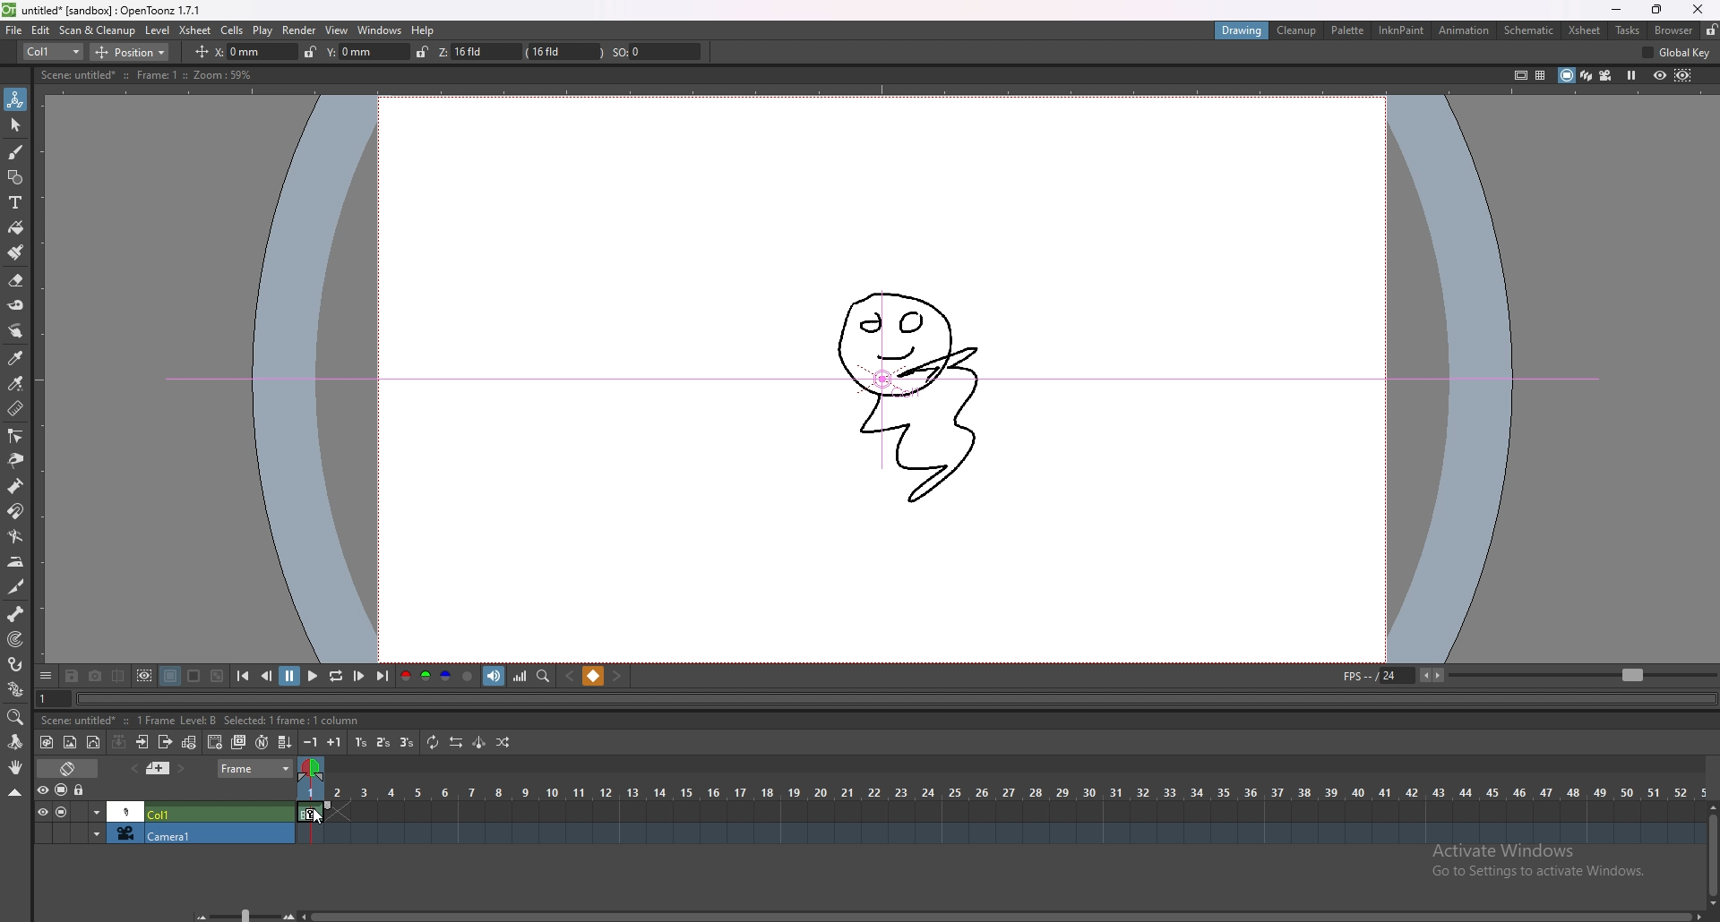 The width and height of the screenshot is (1720, 922). Describe the element at coordinates (1660, 74) in the screenshot. I see `preview` at that location.